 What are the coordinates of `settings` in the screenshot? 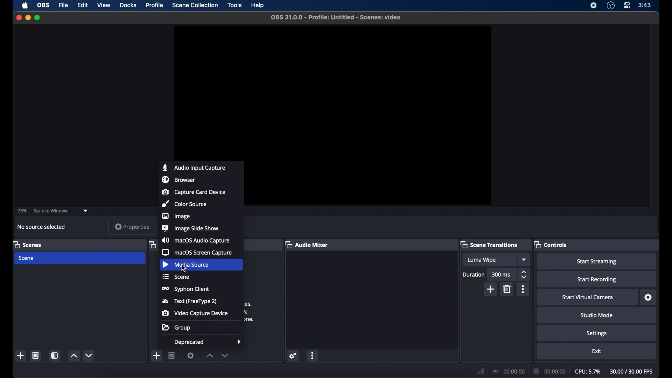 It's located at (648, 297).